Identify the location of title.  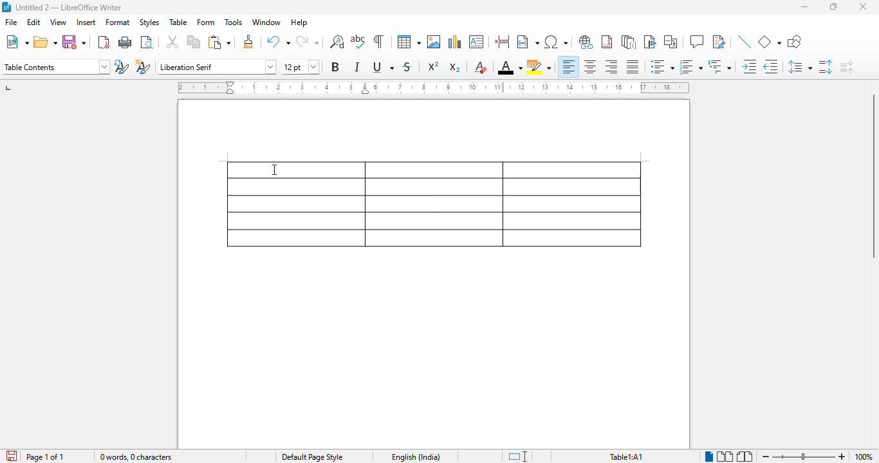
(69, 8).